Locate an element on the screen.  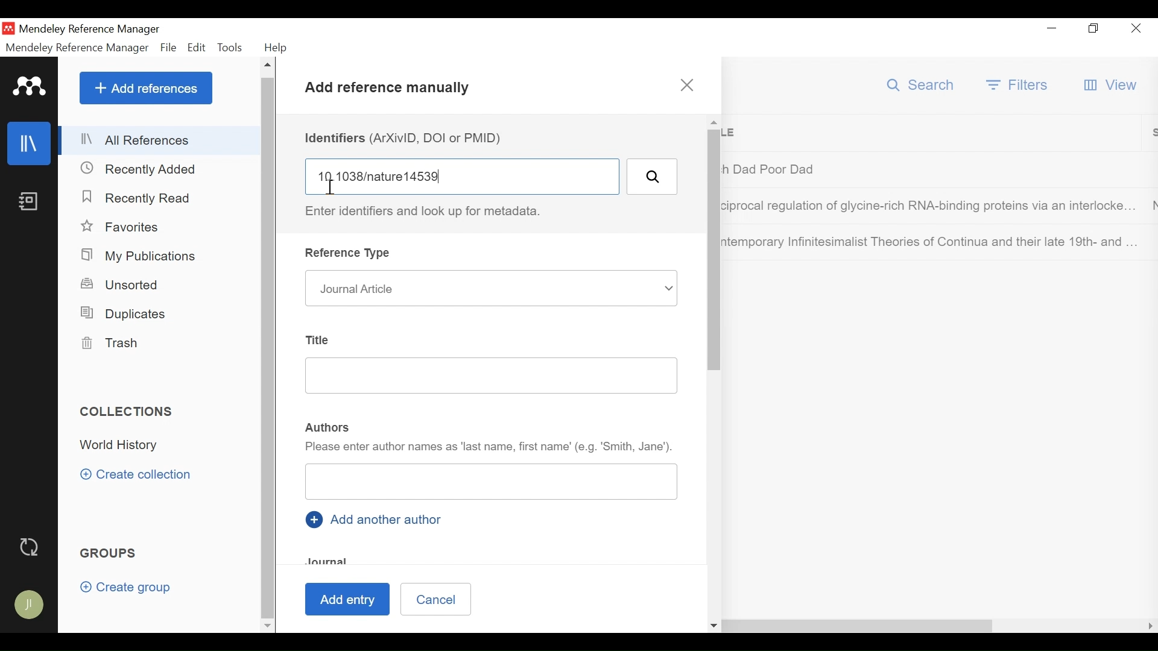
Mendeley Reference Manager is located at coordinates (78, 48).